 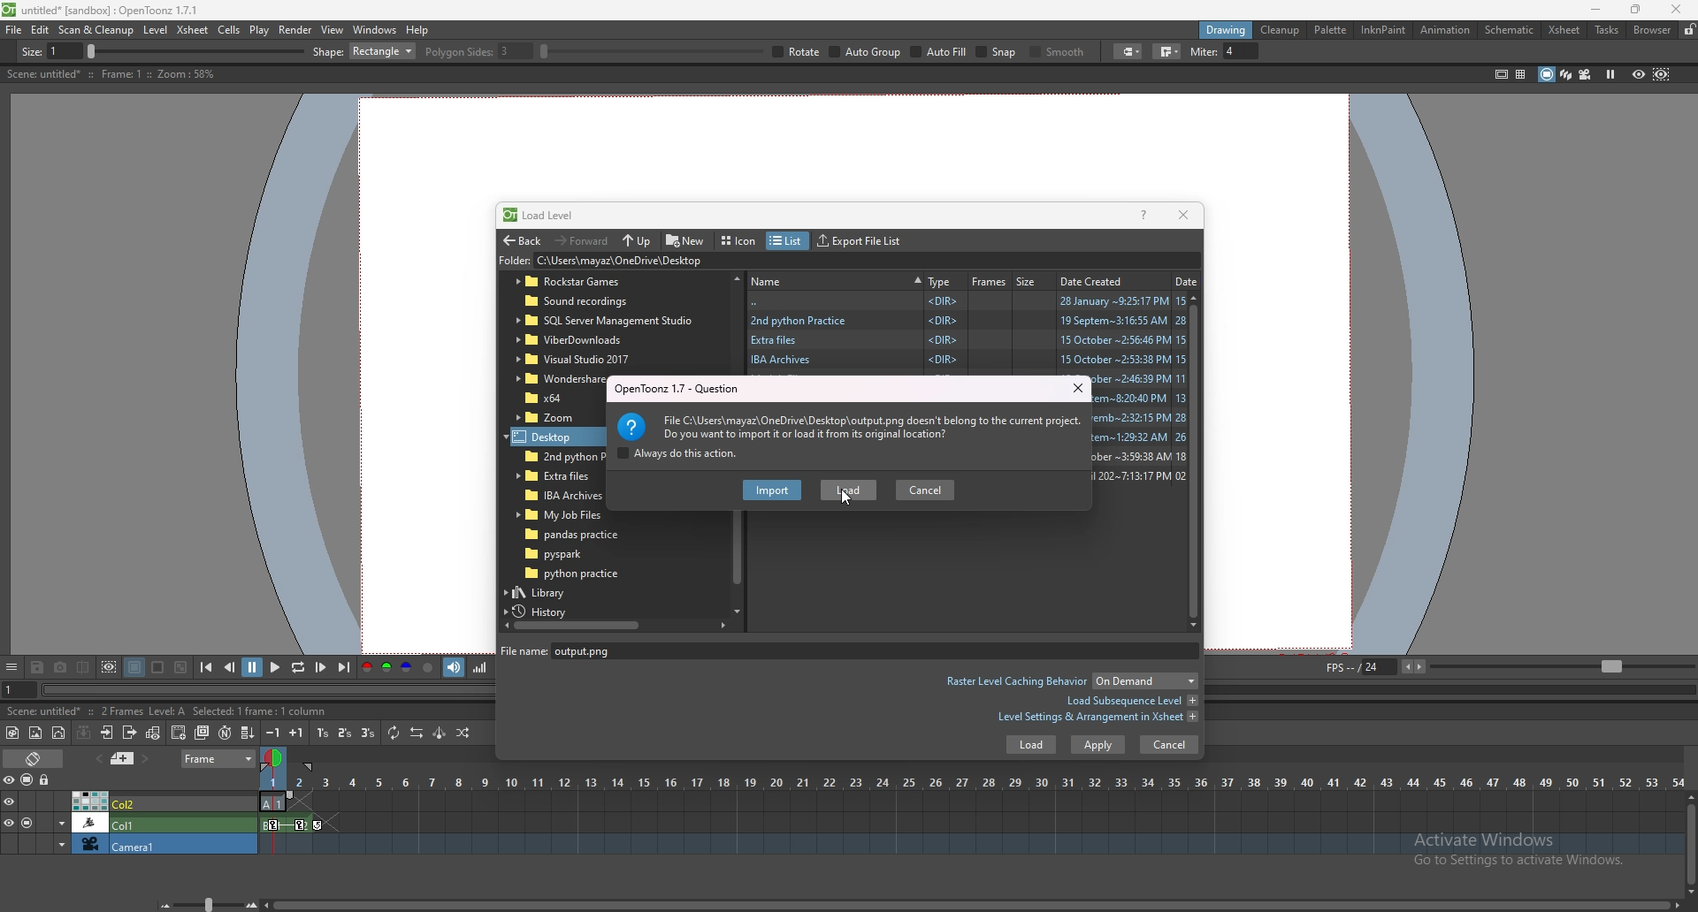 What do you see at coordinates (785, 241) in the screenshot?
I see `list` at bounding box center [785, 241].